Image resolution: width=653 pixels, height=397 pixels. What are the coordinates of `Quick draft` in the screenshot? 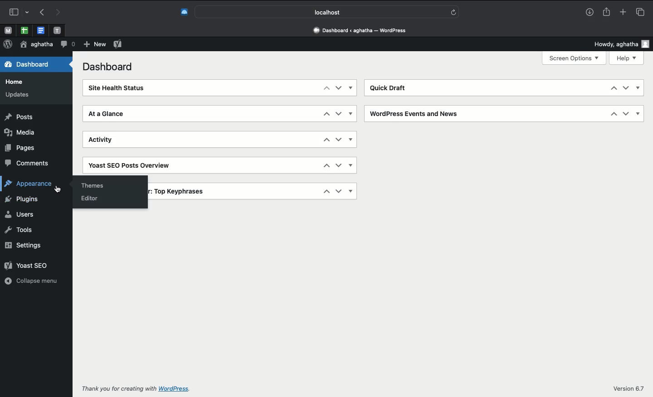 It's located at (392, 87).